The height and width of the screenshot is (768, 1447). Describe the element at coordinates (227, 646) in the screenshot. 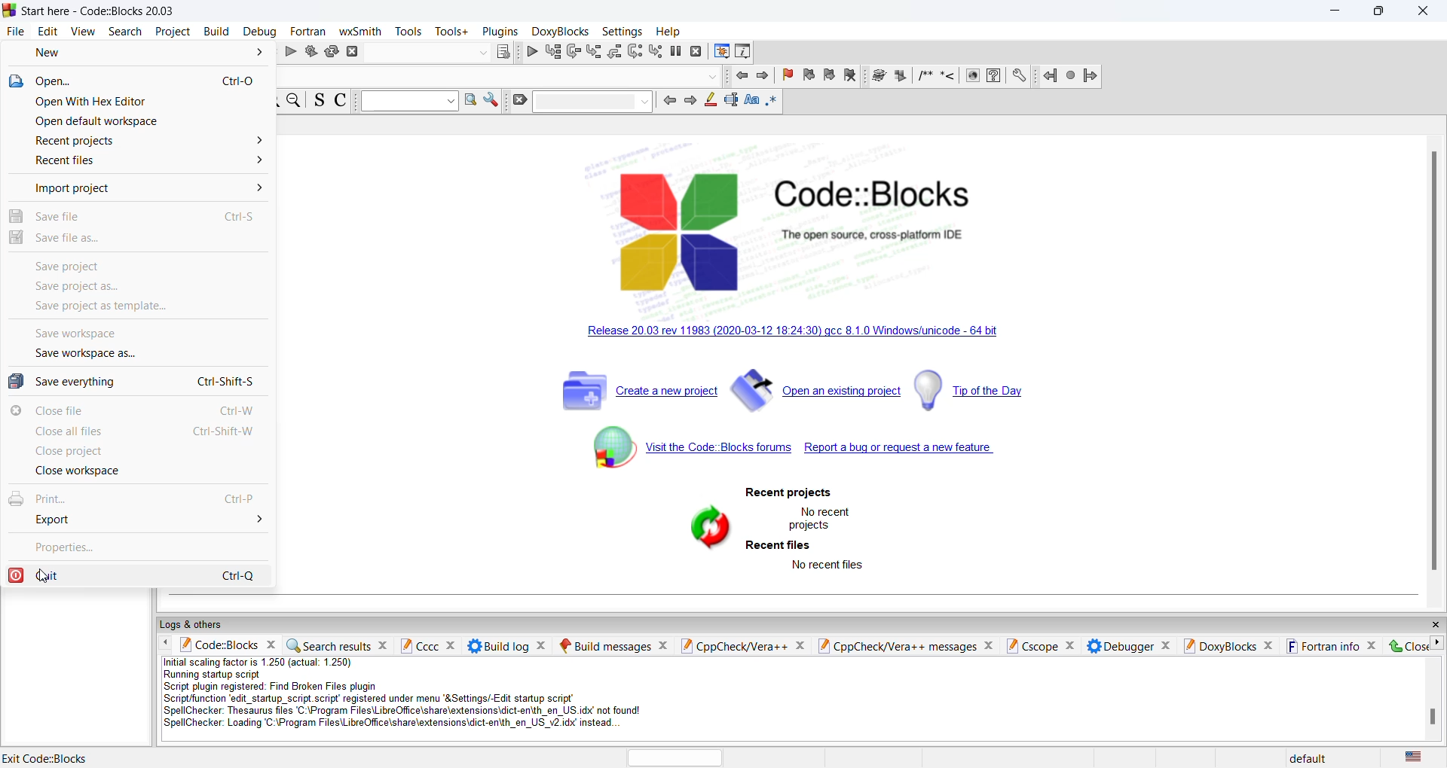

I see `codeblock pane` at that location.